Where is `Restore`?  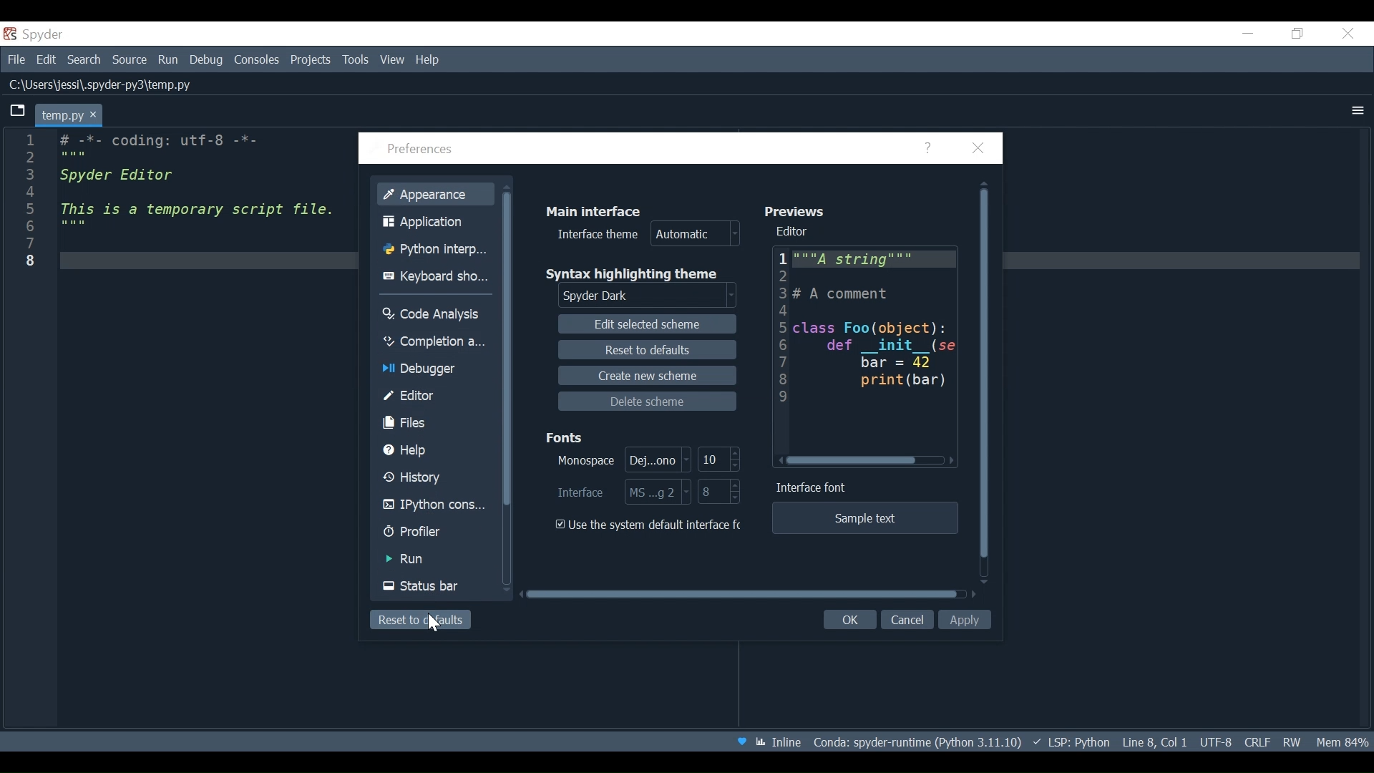
Restore is located at coordinates (1299, 34).